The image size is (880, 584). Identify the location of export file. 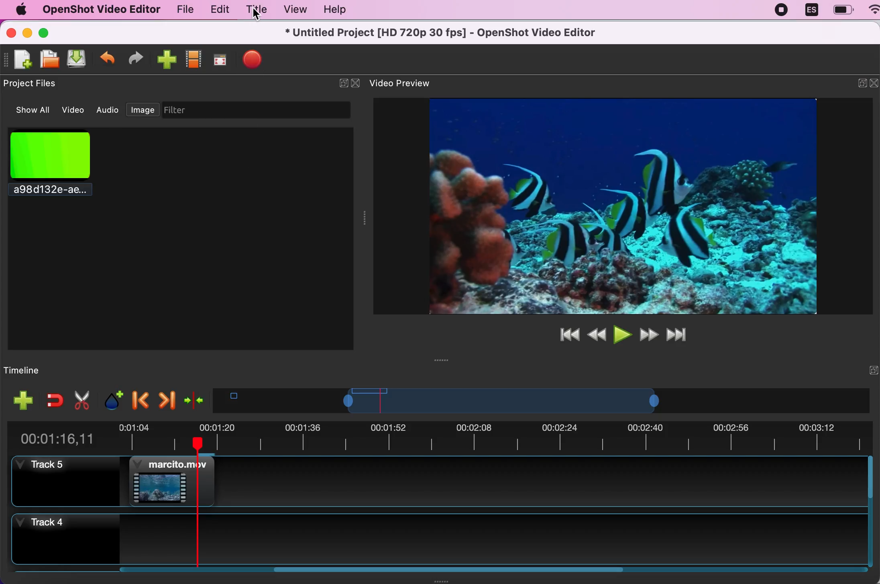
(258, 61).